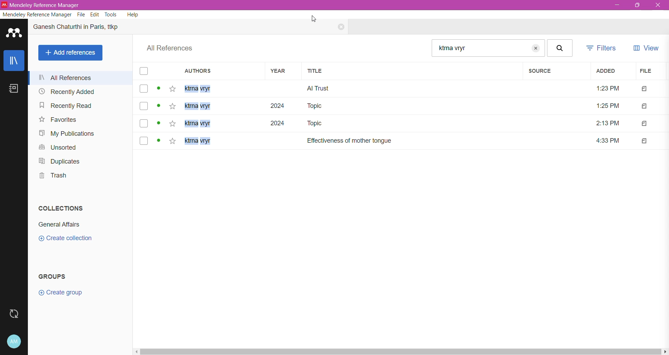 The height and width of the screenshot is (355, 669). What do you see at coordinates (132, 15) in the screenshot?
I see `Help` at bounding box center [132, 15].